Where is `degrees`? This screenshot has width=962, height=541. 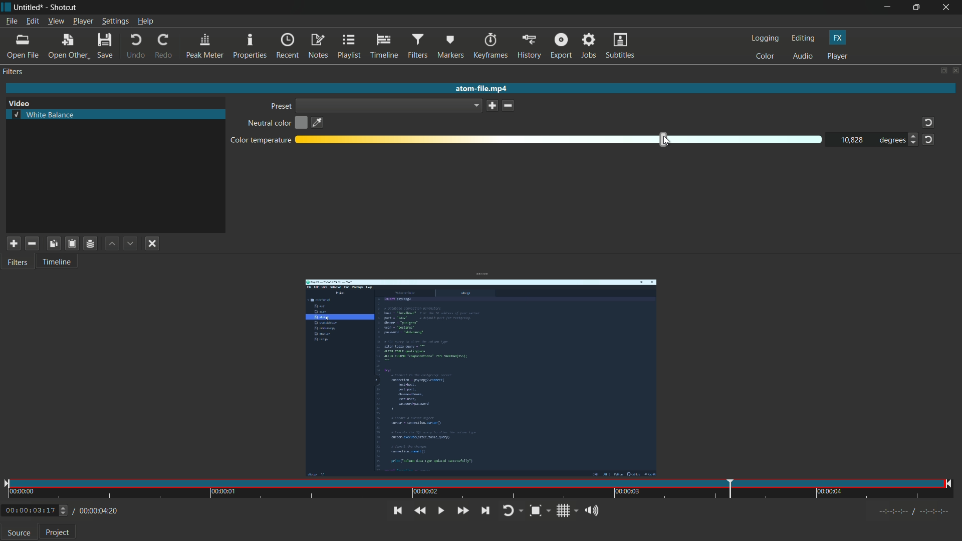 degrees is located at coordinates (889, 140).